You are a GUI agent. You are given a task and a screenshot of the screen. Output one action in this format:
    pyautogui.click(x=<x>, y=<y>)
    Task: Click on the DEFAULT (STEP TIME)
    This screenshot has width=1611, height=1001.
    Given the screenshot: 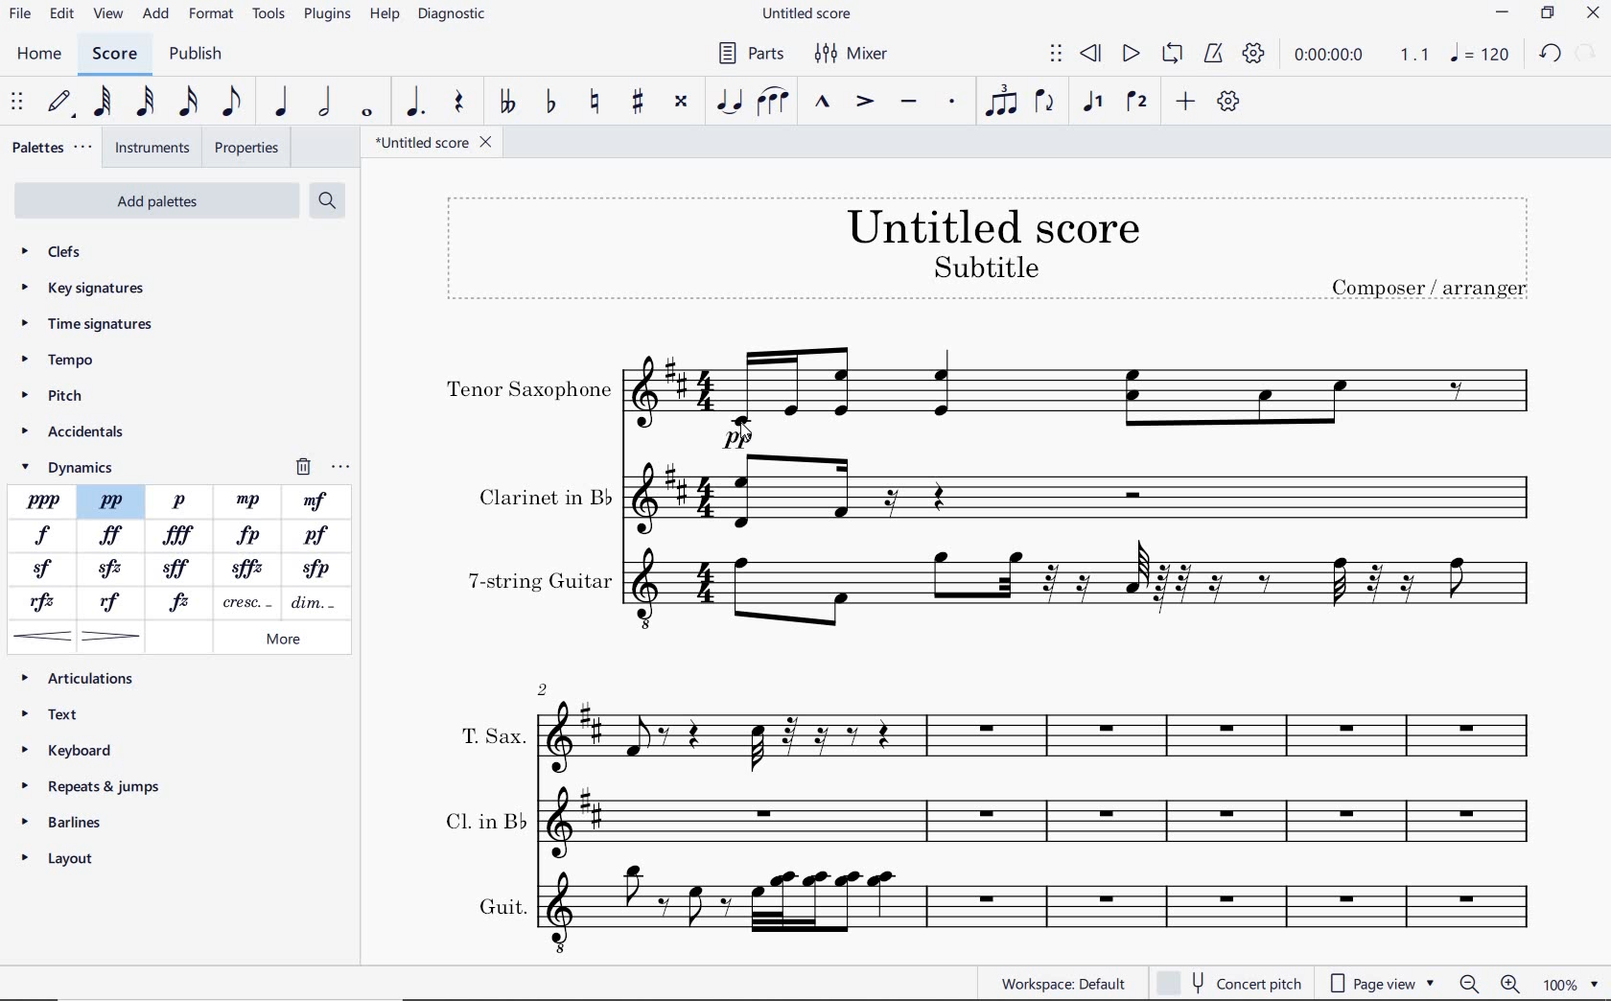 What is the action you would take?
    pyautogui.click(x=62, y=105)
    